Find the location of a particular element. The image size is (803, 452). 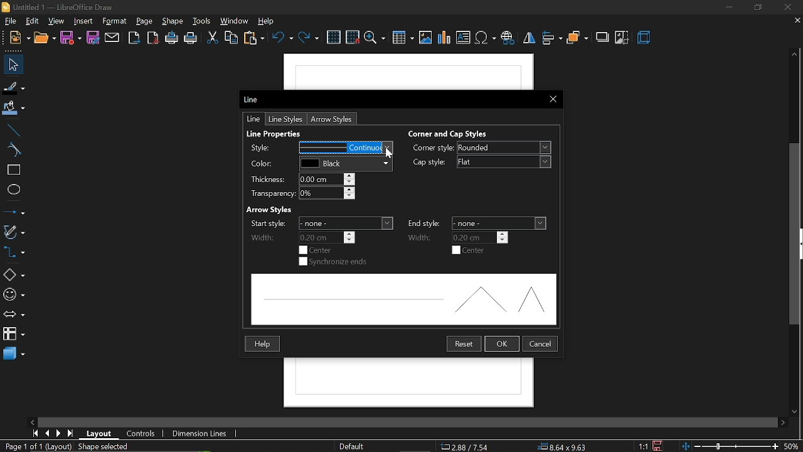

previous page is located at coordinates (48, 434).